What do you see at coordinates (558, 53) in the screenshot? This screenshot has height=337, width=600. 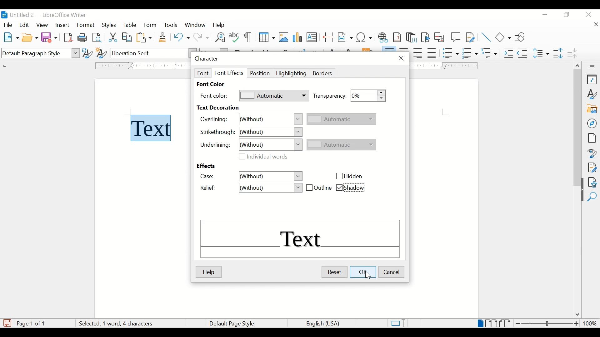 I see `increase paragraph spacing` at bounding box center [558, 53].